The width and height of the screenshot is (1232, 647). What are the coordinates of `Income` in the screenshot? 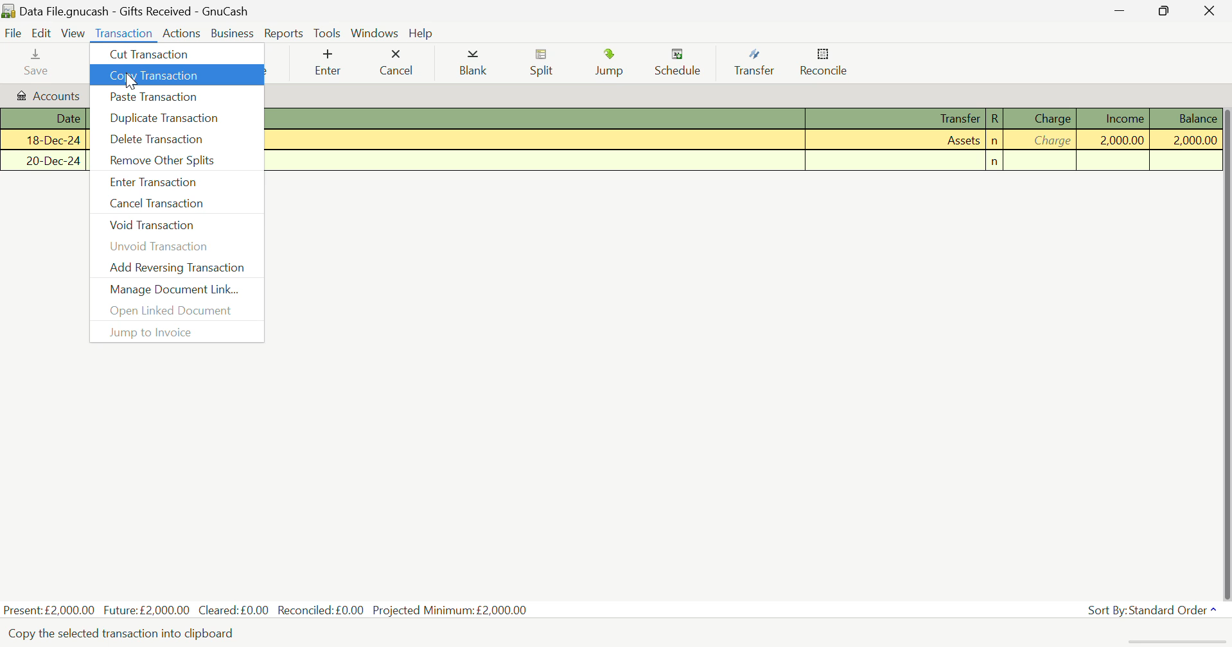 It's located at (1115, 118).